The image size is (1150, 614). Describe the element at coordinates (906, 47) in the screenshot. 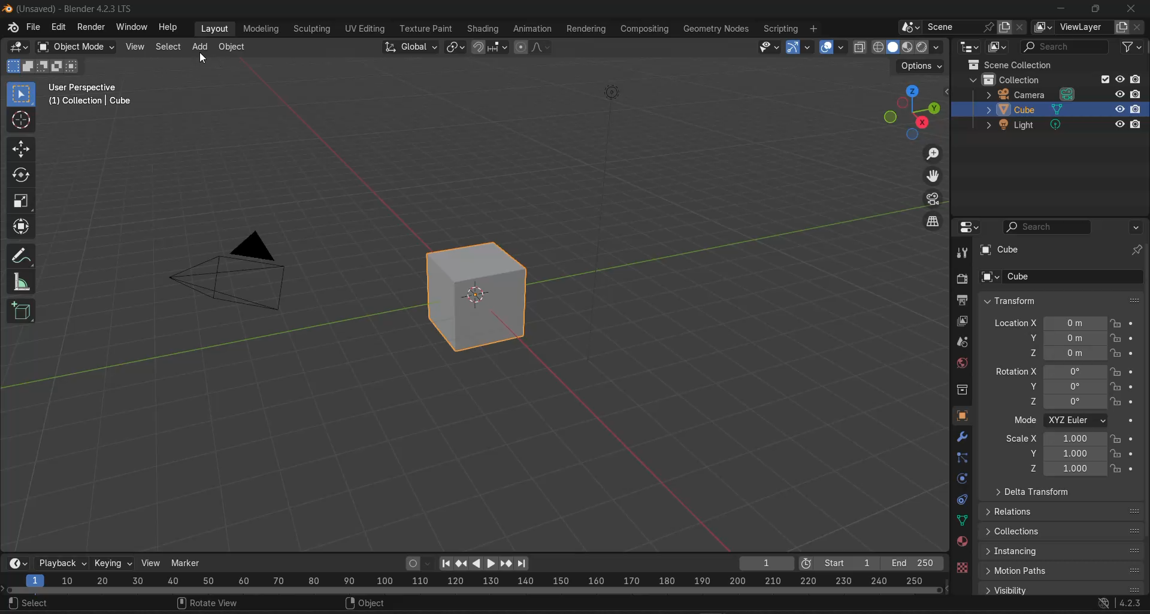

I see `viewport shading:material preview` at that location.